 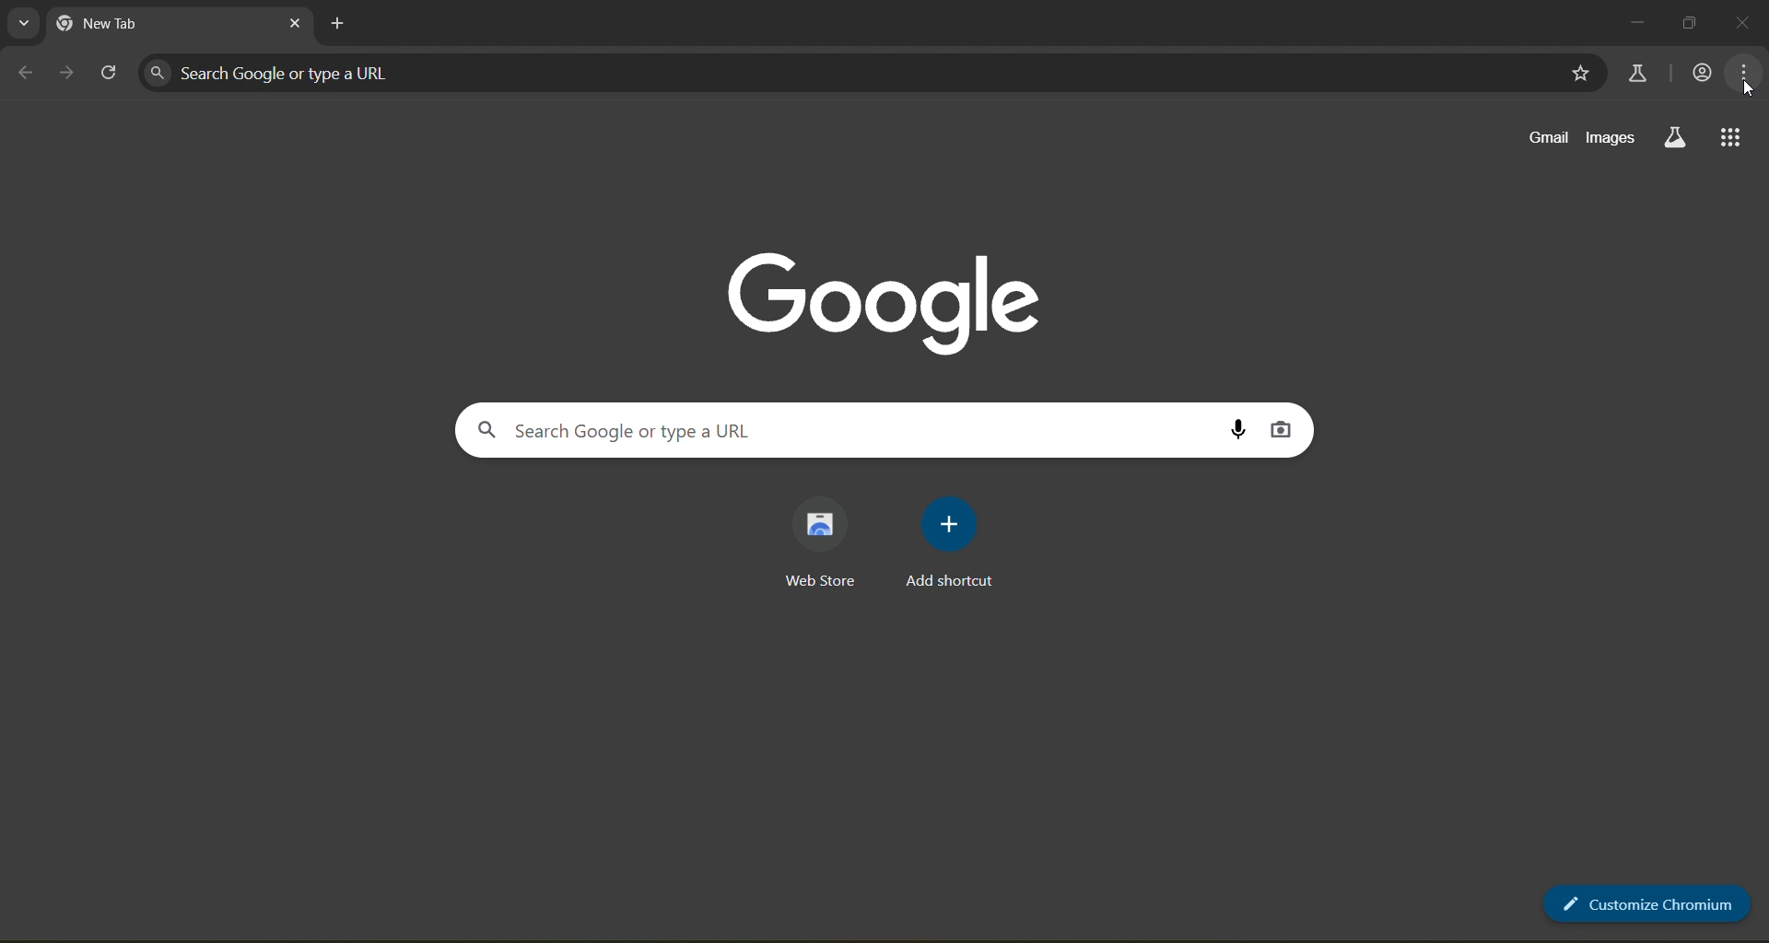 I want to click on cursor, so click(x=1747, y=87).